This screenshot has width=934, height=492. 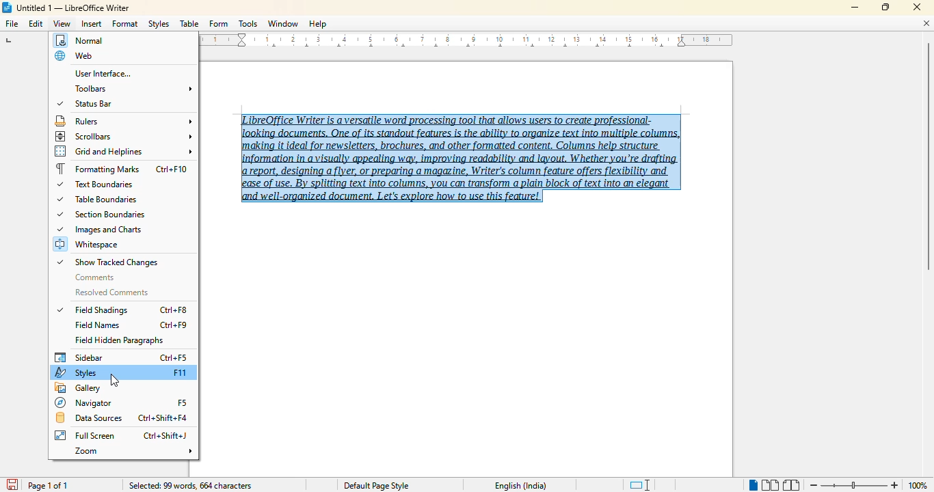 I want to click on single page view, so click(x=750, y=485).